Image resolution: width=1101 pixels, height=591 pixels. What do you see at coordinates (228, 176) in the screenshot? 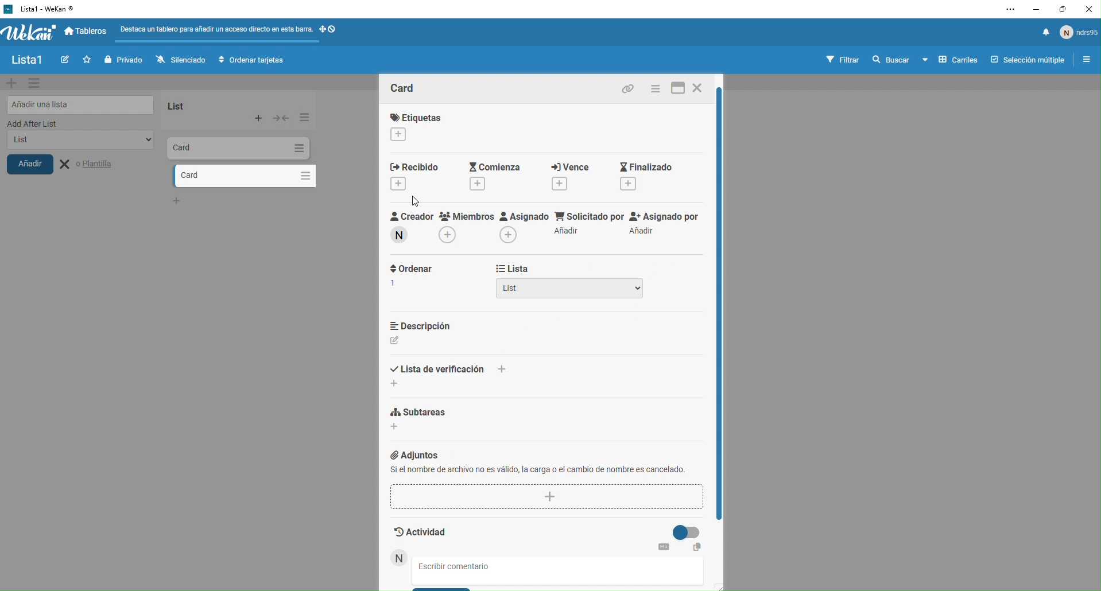
I see `card 2` at bounding box center [228, 176].